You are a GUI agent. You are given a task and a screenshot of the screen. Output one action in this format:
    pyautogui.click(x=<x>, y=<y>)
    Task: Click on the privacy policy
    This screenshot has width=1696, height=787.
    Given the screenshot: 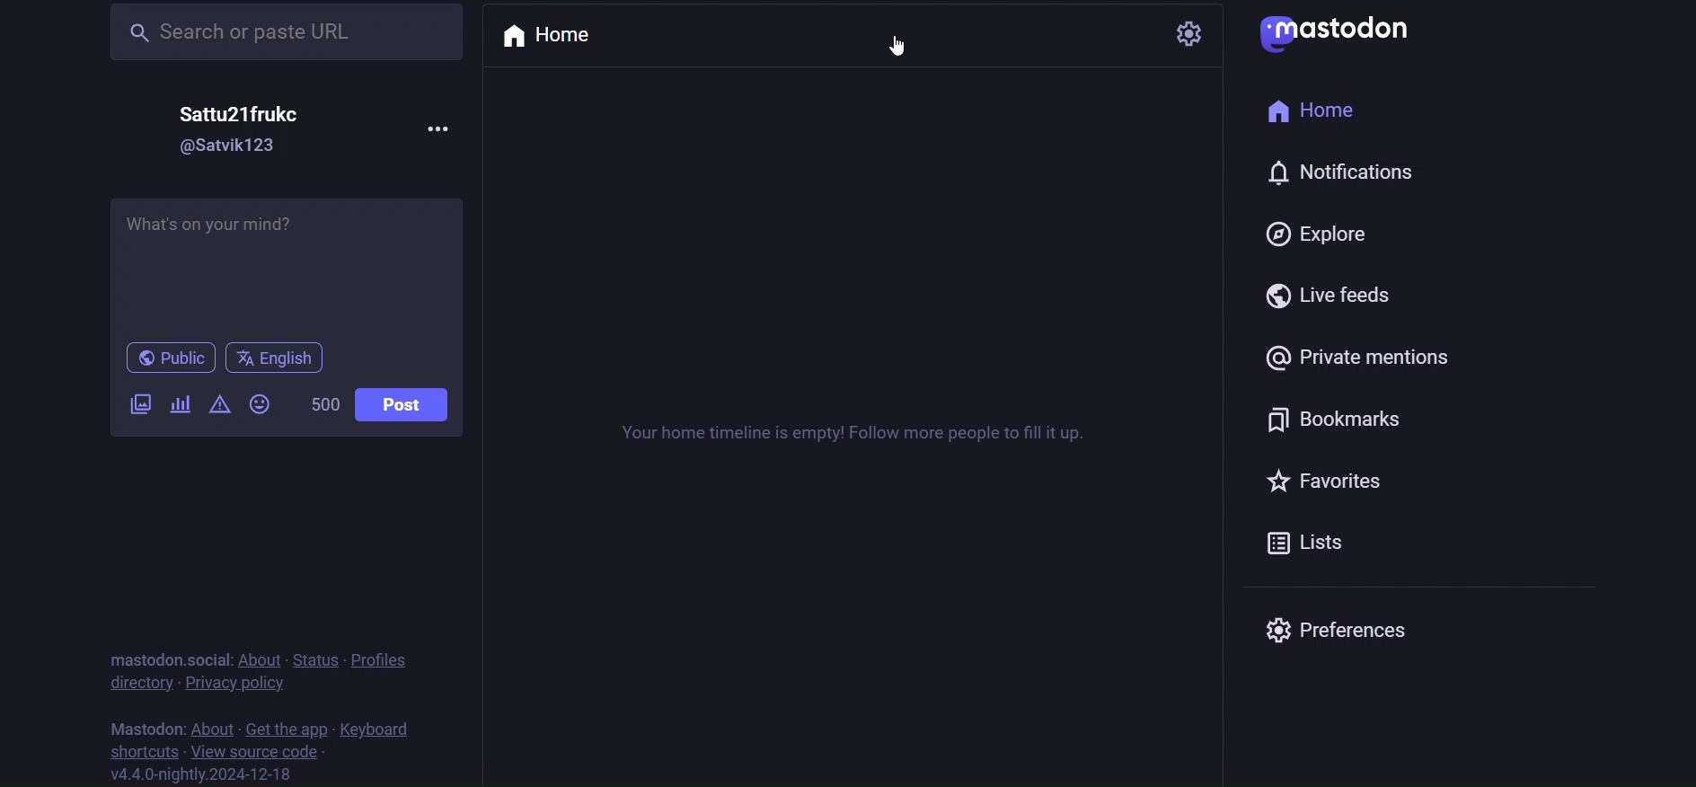 What is the action you would take?
    pyautogui.click(x=234, y=685)
    